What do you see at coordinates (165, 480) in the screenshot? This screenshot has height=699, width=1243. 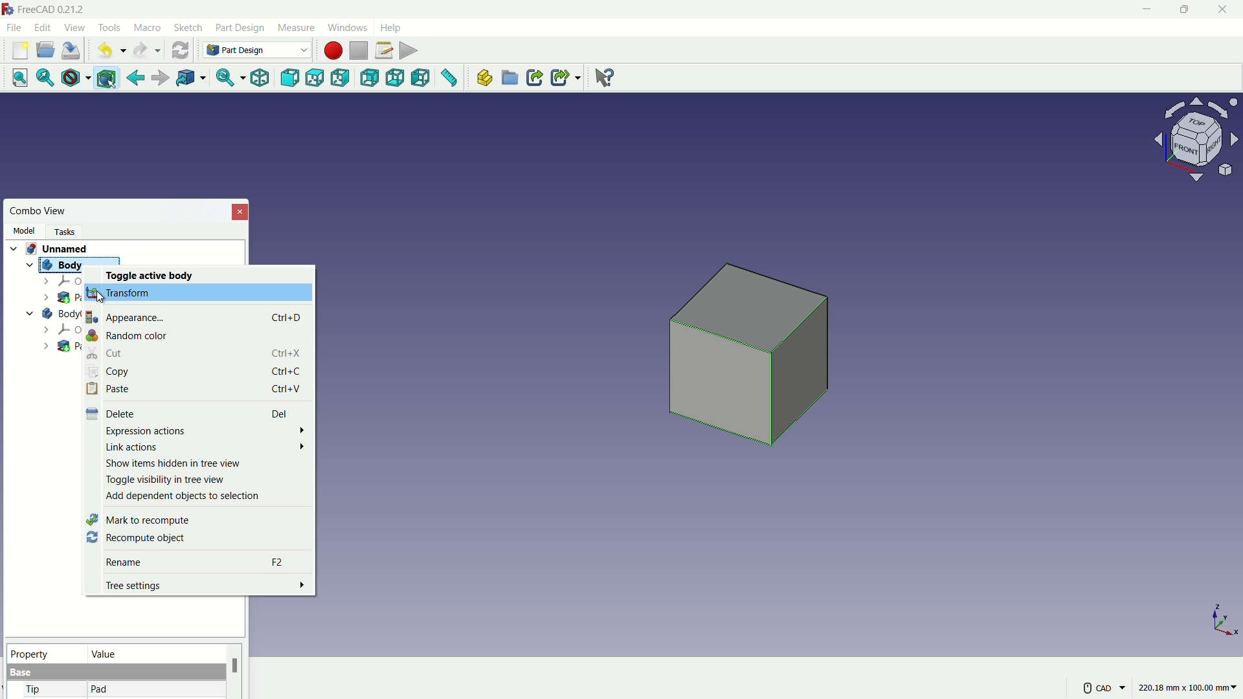 I see `Toggle visibility in tree view` at bounding box center [165, 480].